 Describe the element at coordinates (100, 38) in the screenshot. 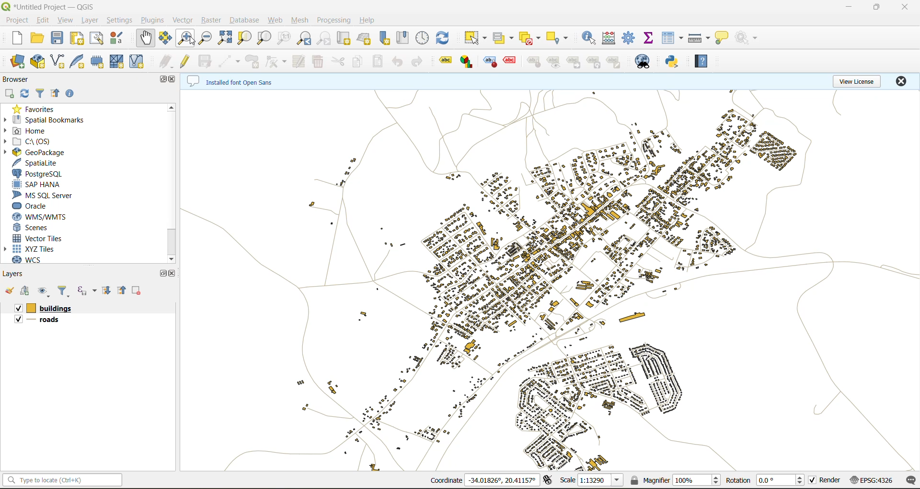

I see `show layout` at that location.